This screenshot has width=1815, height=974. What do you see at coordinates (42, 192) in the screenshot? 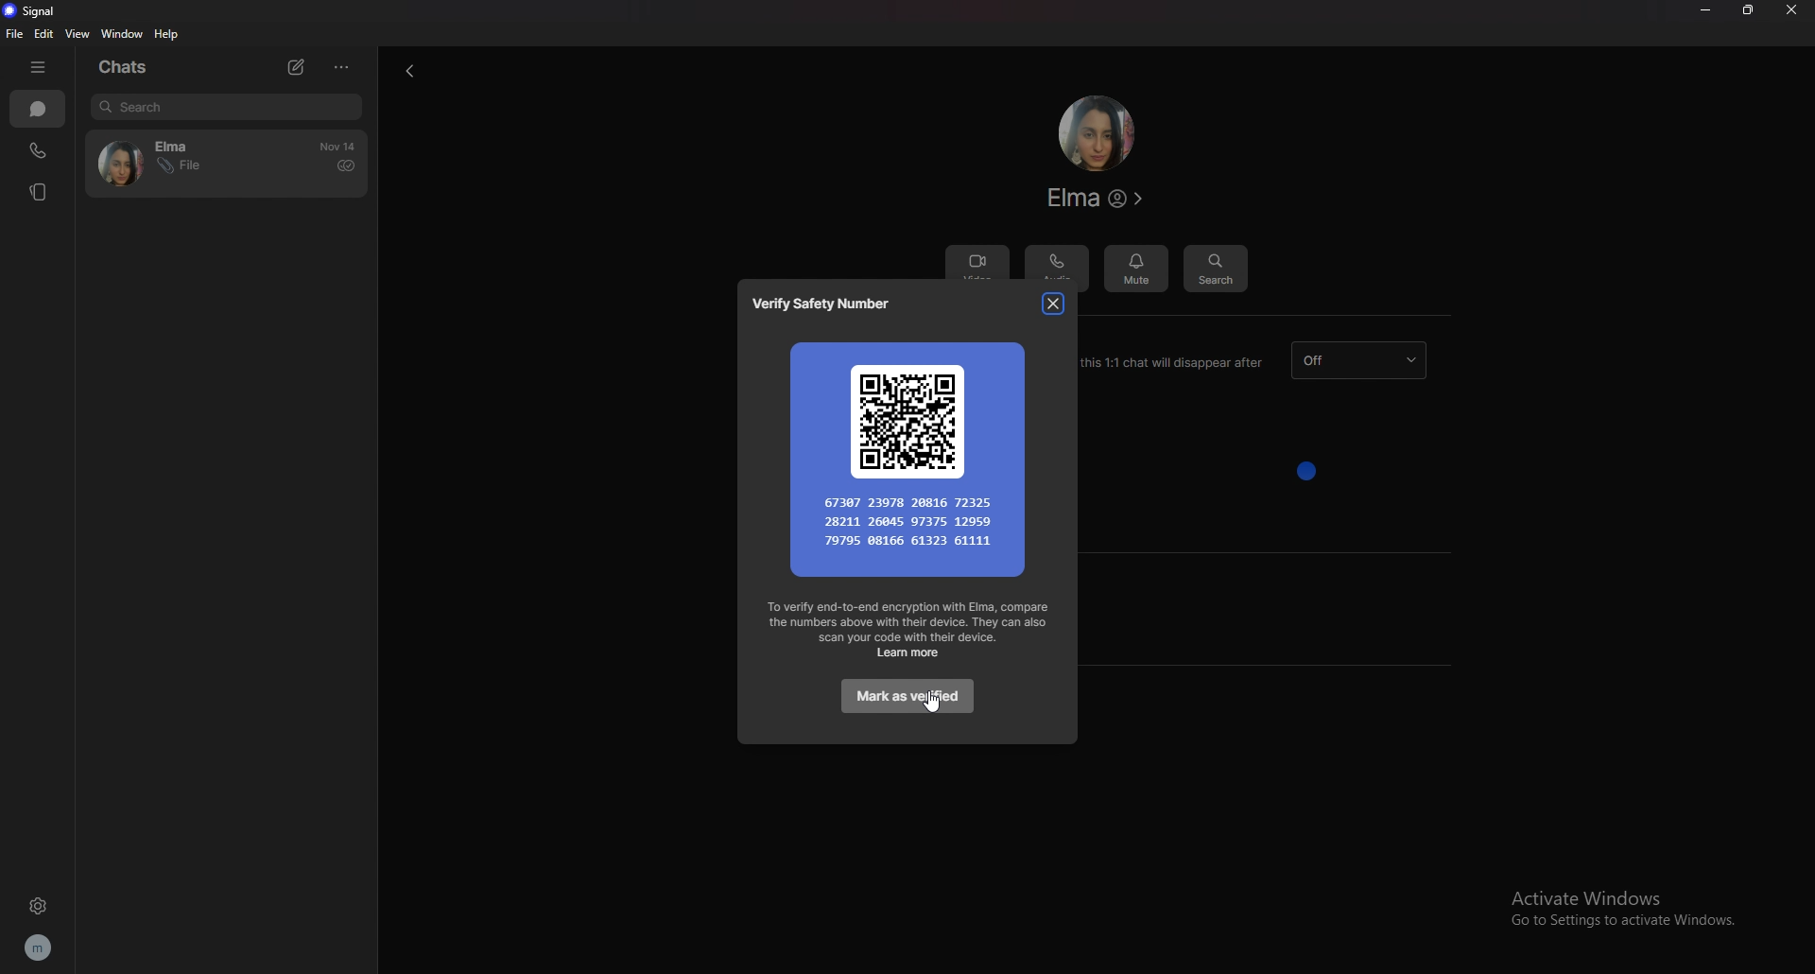
I see `stories` at bounding box center [42, 192].